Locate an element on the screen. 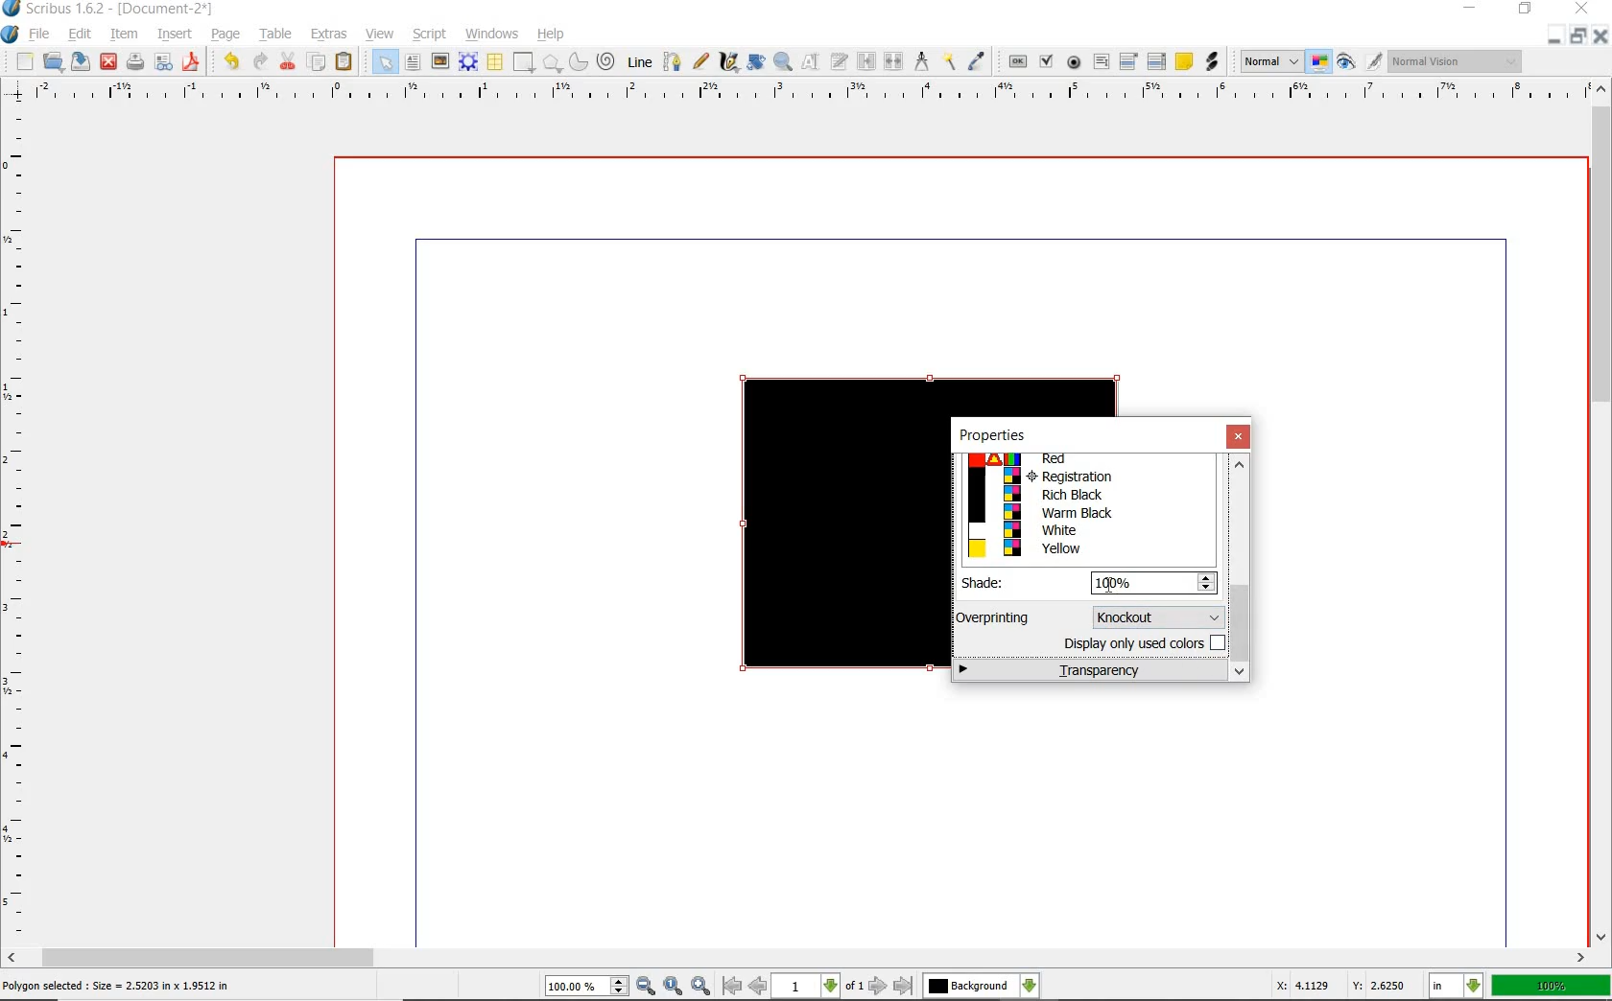 The image size is (1612, 1001). pdf list box is located at coordinates (1157, 59).